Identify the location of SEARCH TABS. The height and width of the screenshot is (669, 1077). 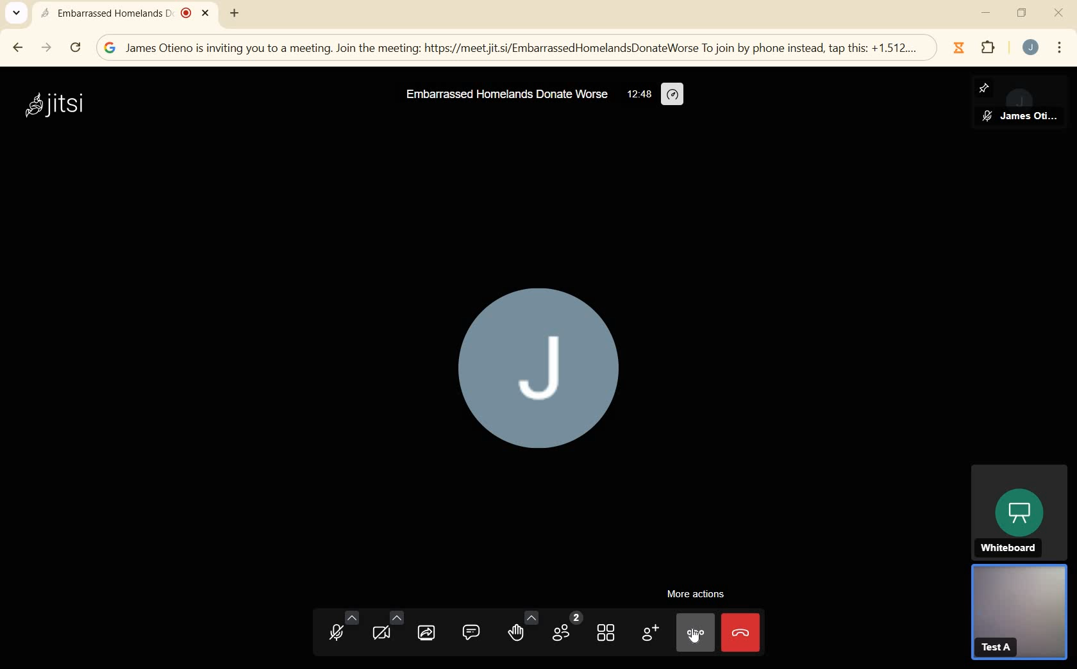
(15, 14).